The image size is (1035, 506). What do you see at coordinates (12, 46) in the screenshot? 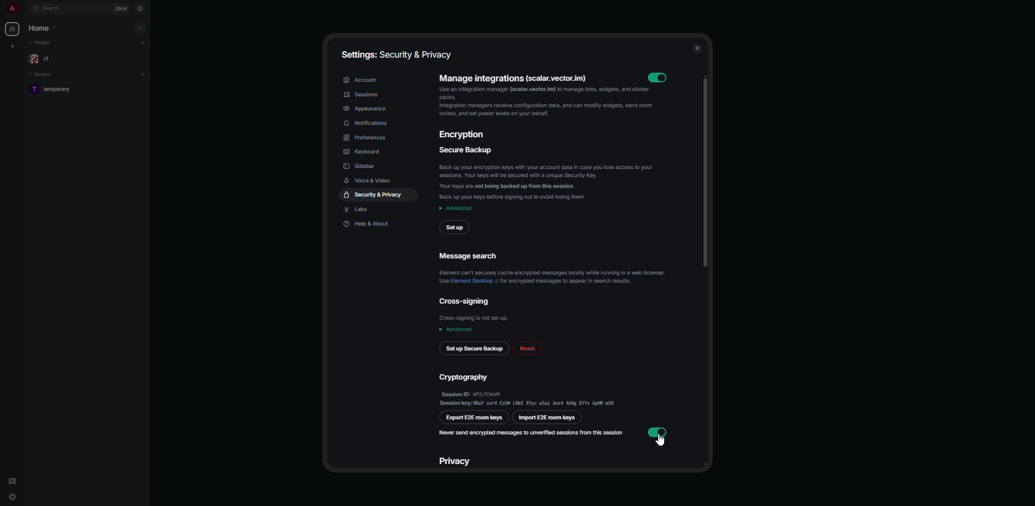
I see `create space` at bounding box center [12, 46].